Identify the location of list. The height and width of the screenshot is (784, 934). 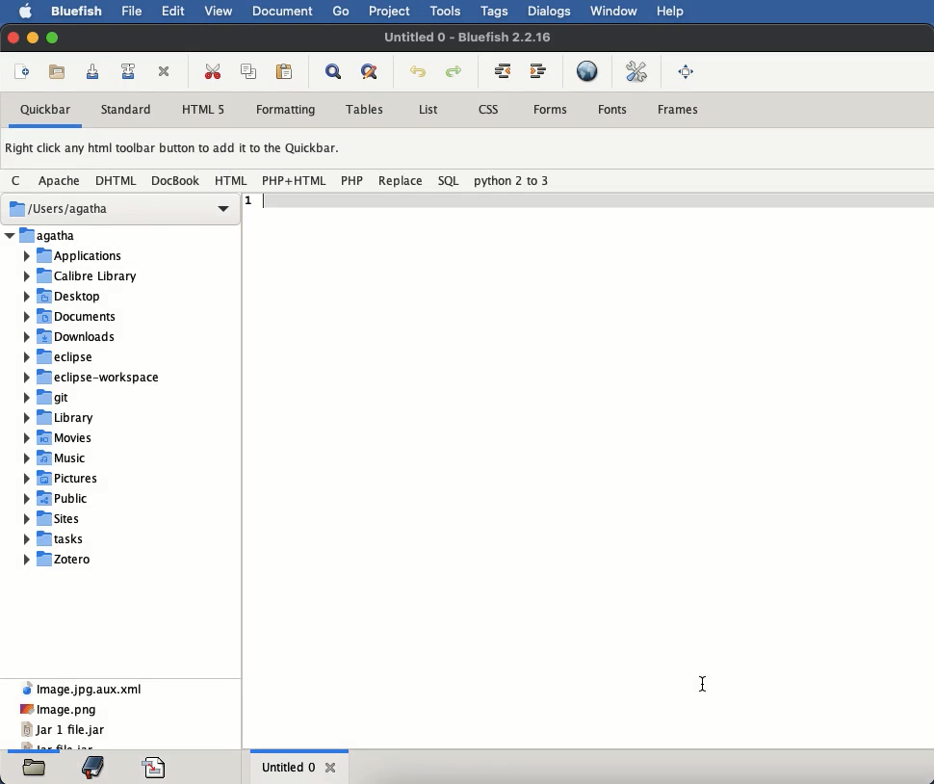
(428, 109).